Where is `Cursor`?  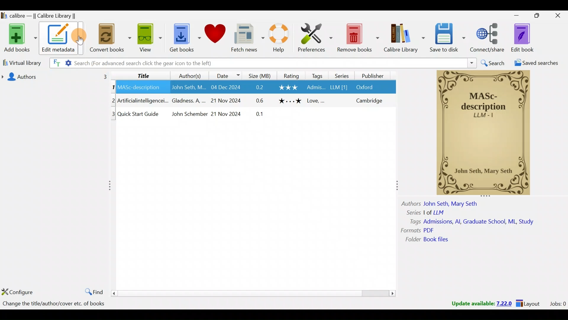 Cursor is located at coordinates (80, 42).